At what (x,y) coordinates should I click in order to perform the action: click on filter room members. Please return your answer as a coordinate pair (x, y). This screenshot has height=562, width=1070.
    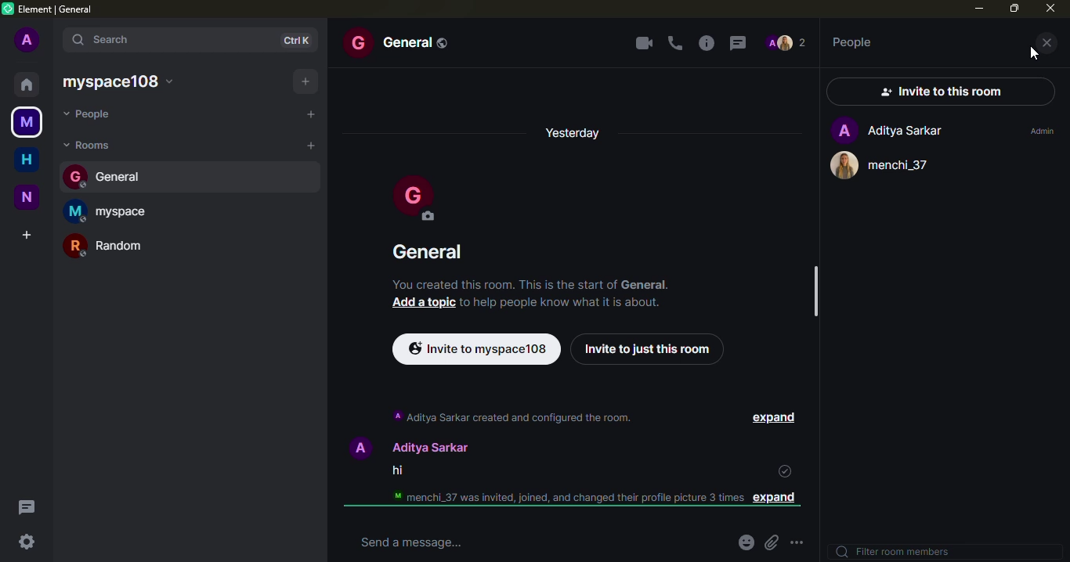
    Looking at the image, I should click on (895, 551).